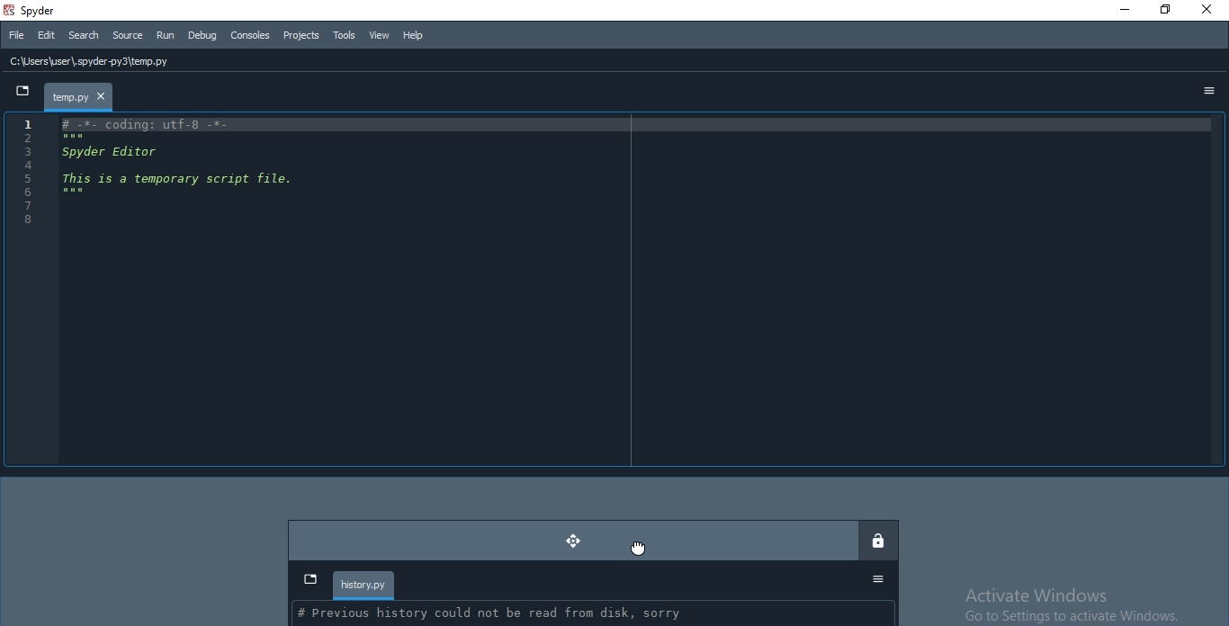  Describe the element at coordinates (363, 586) in the screenshot. I see `history.py` at that location.